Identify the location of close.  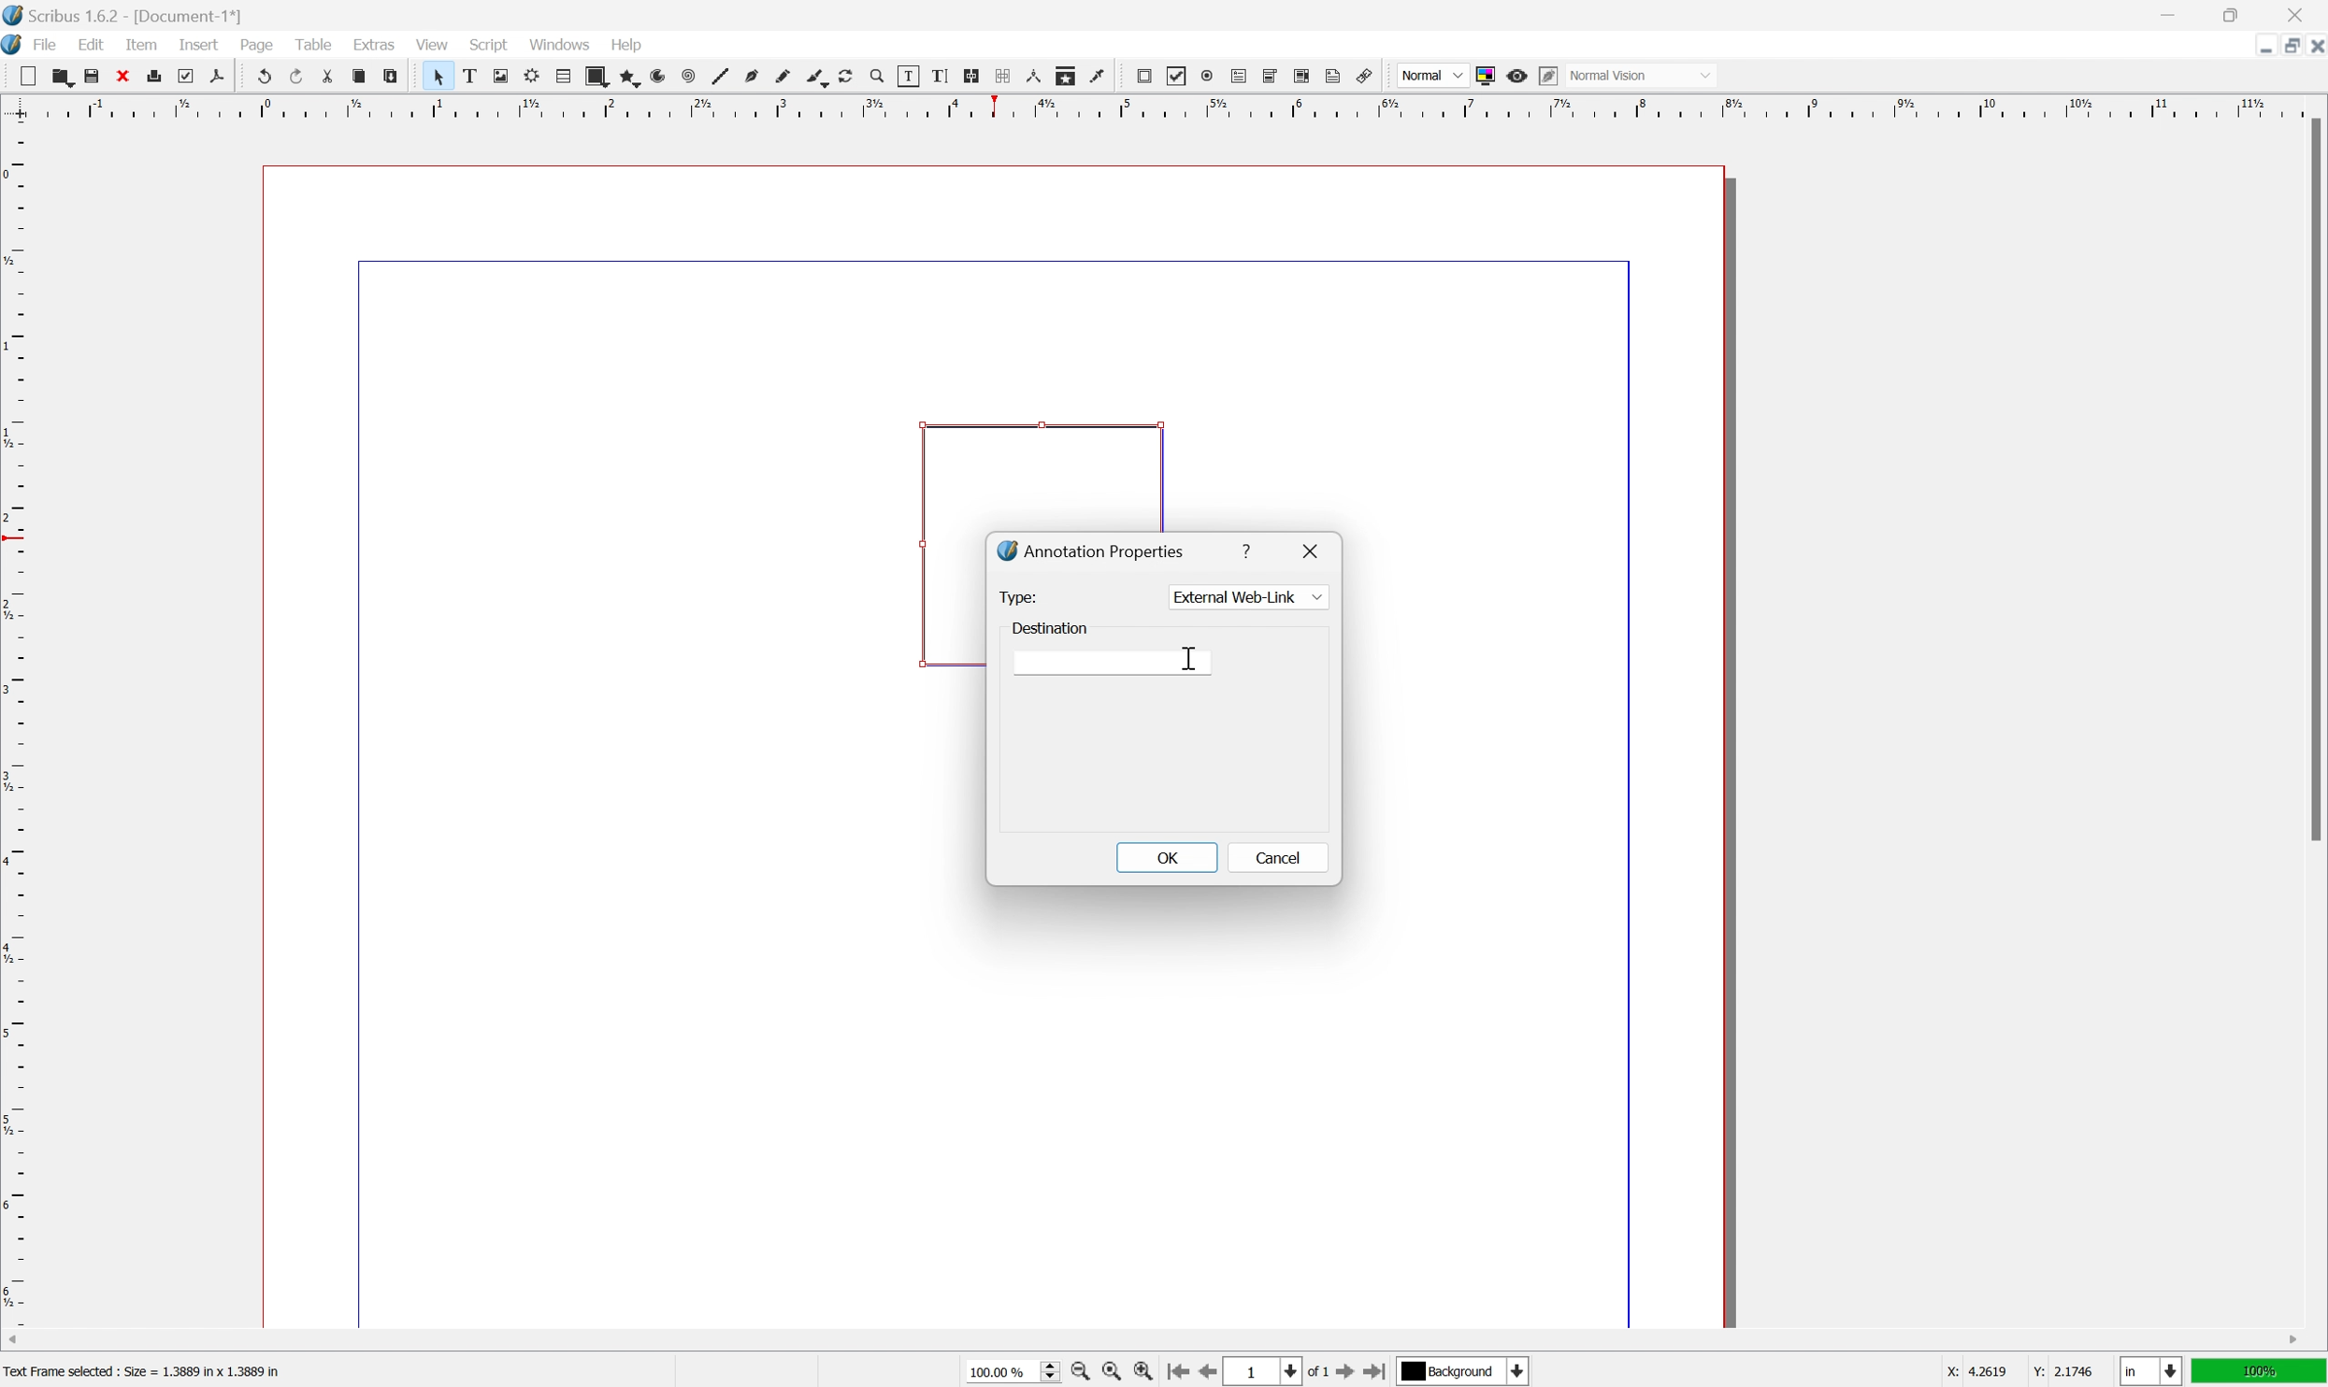
(1314, 549).